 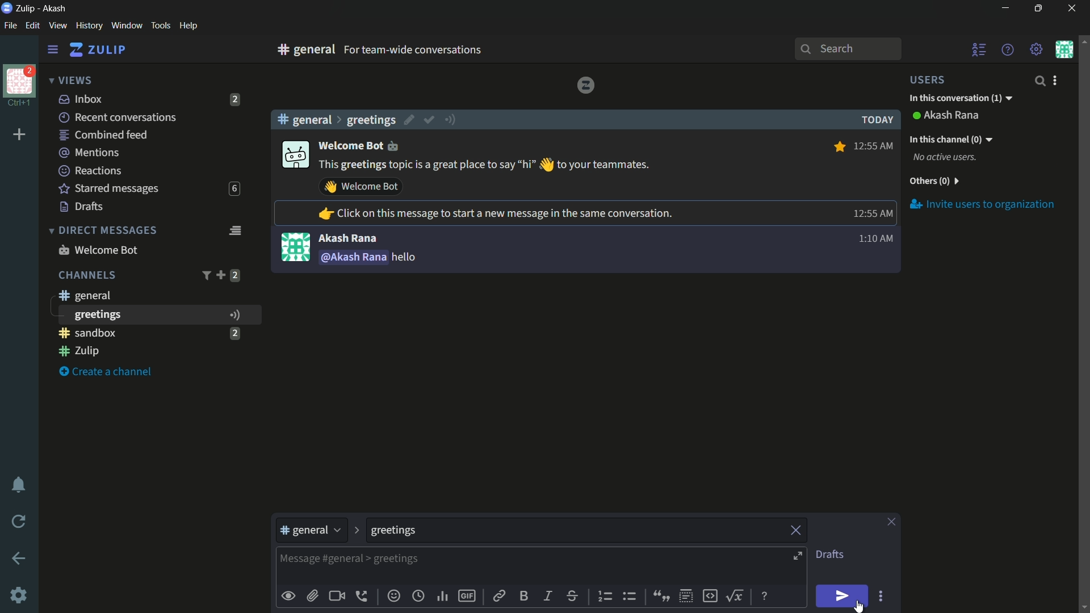 What do you see at coordinates (525, 595) in the screenshot?
I see `bold` at bounding box center [525, 595].